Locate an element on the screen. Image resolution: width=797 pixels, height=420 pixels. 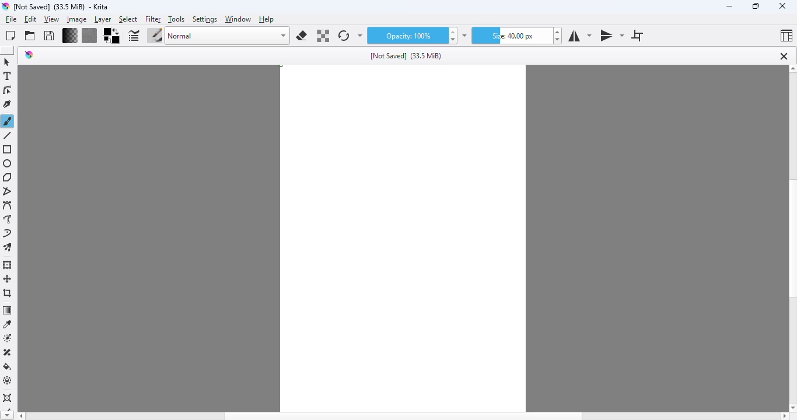
logo is located at coordinates (29, 54).